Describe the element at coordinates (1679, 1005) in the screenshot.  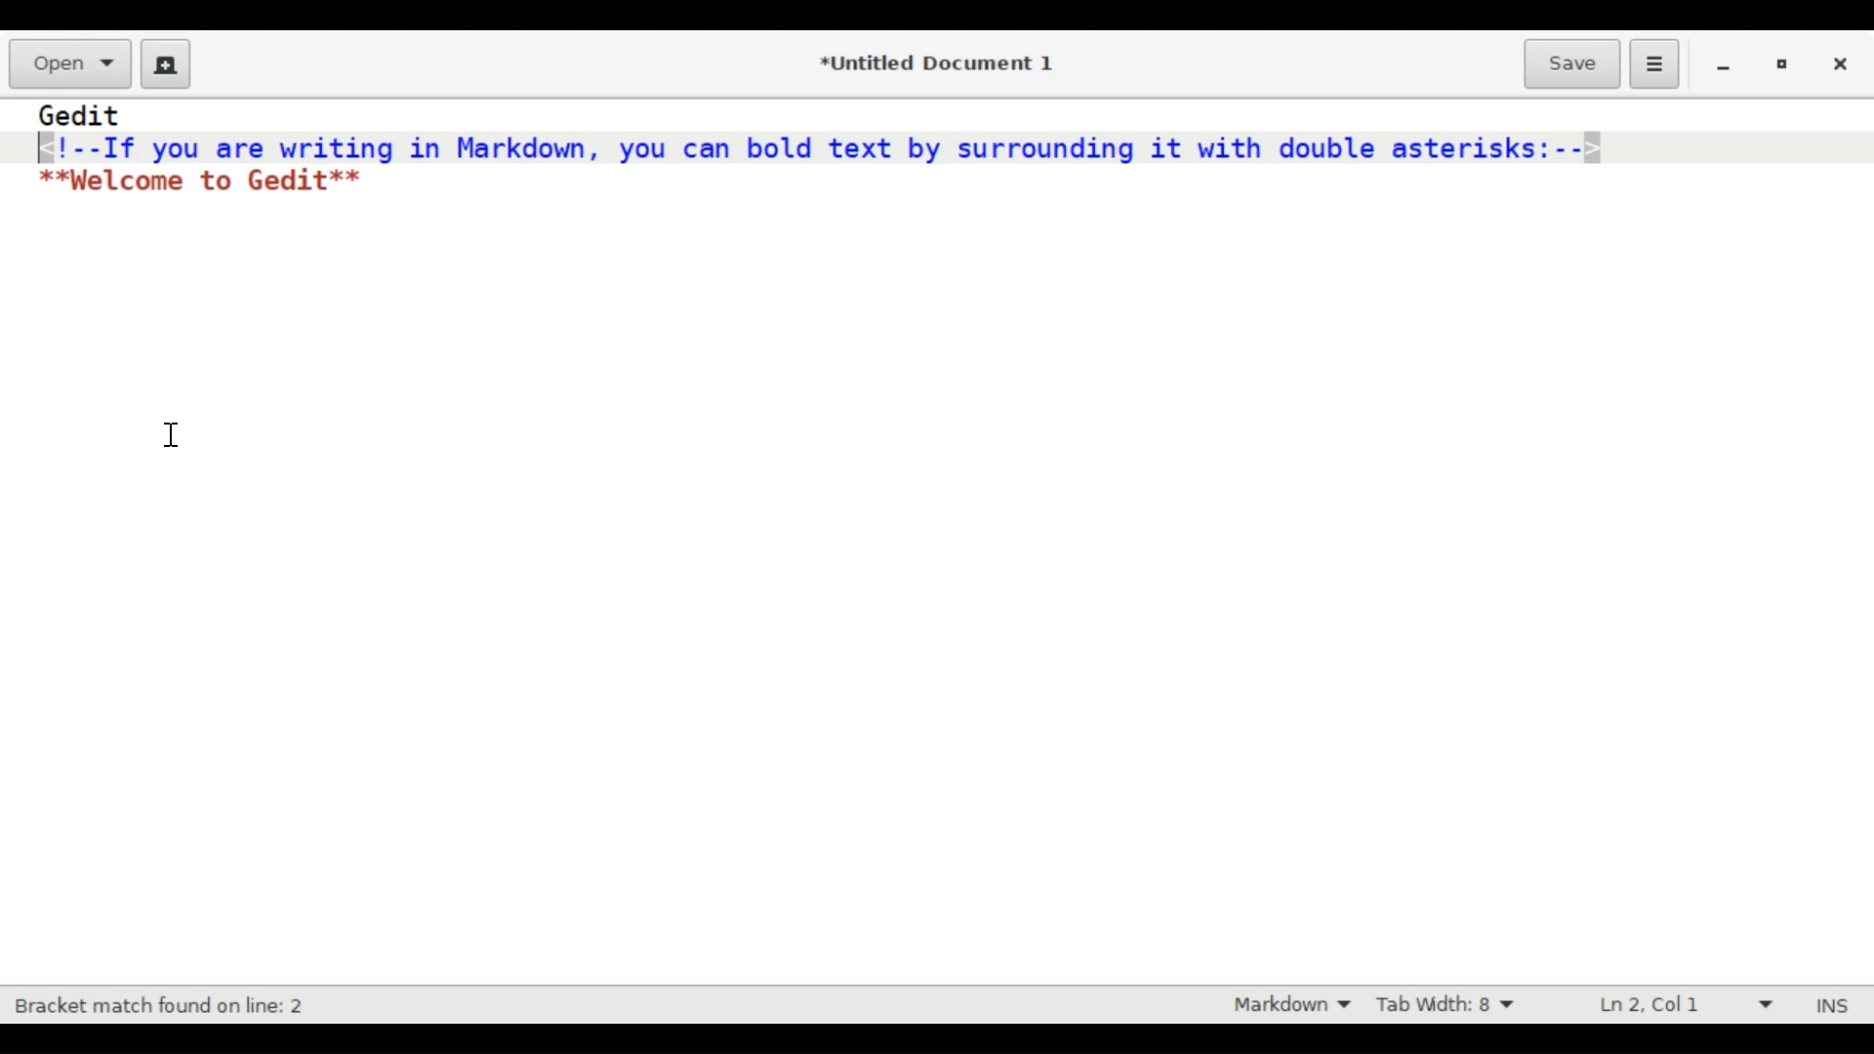
I see `Line & Column Preference` at that location.